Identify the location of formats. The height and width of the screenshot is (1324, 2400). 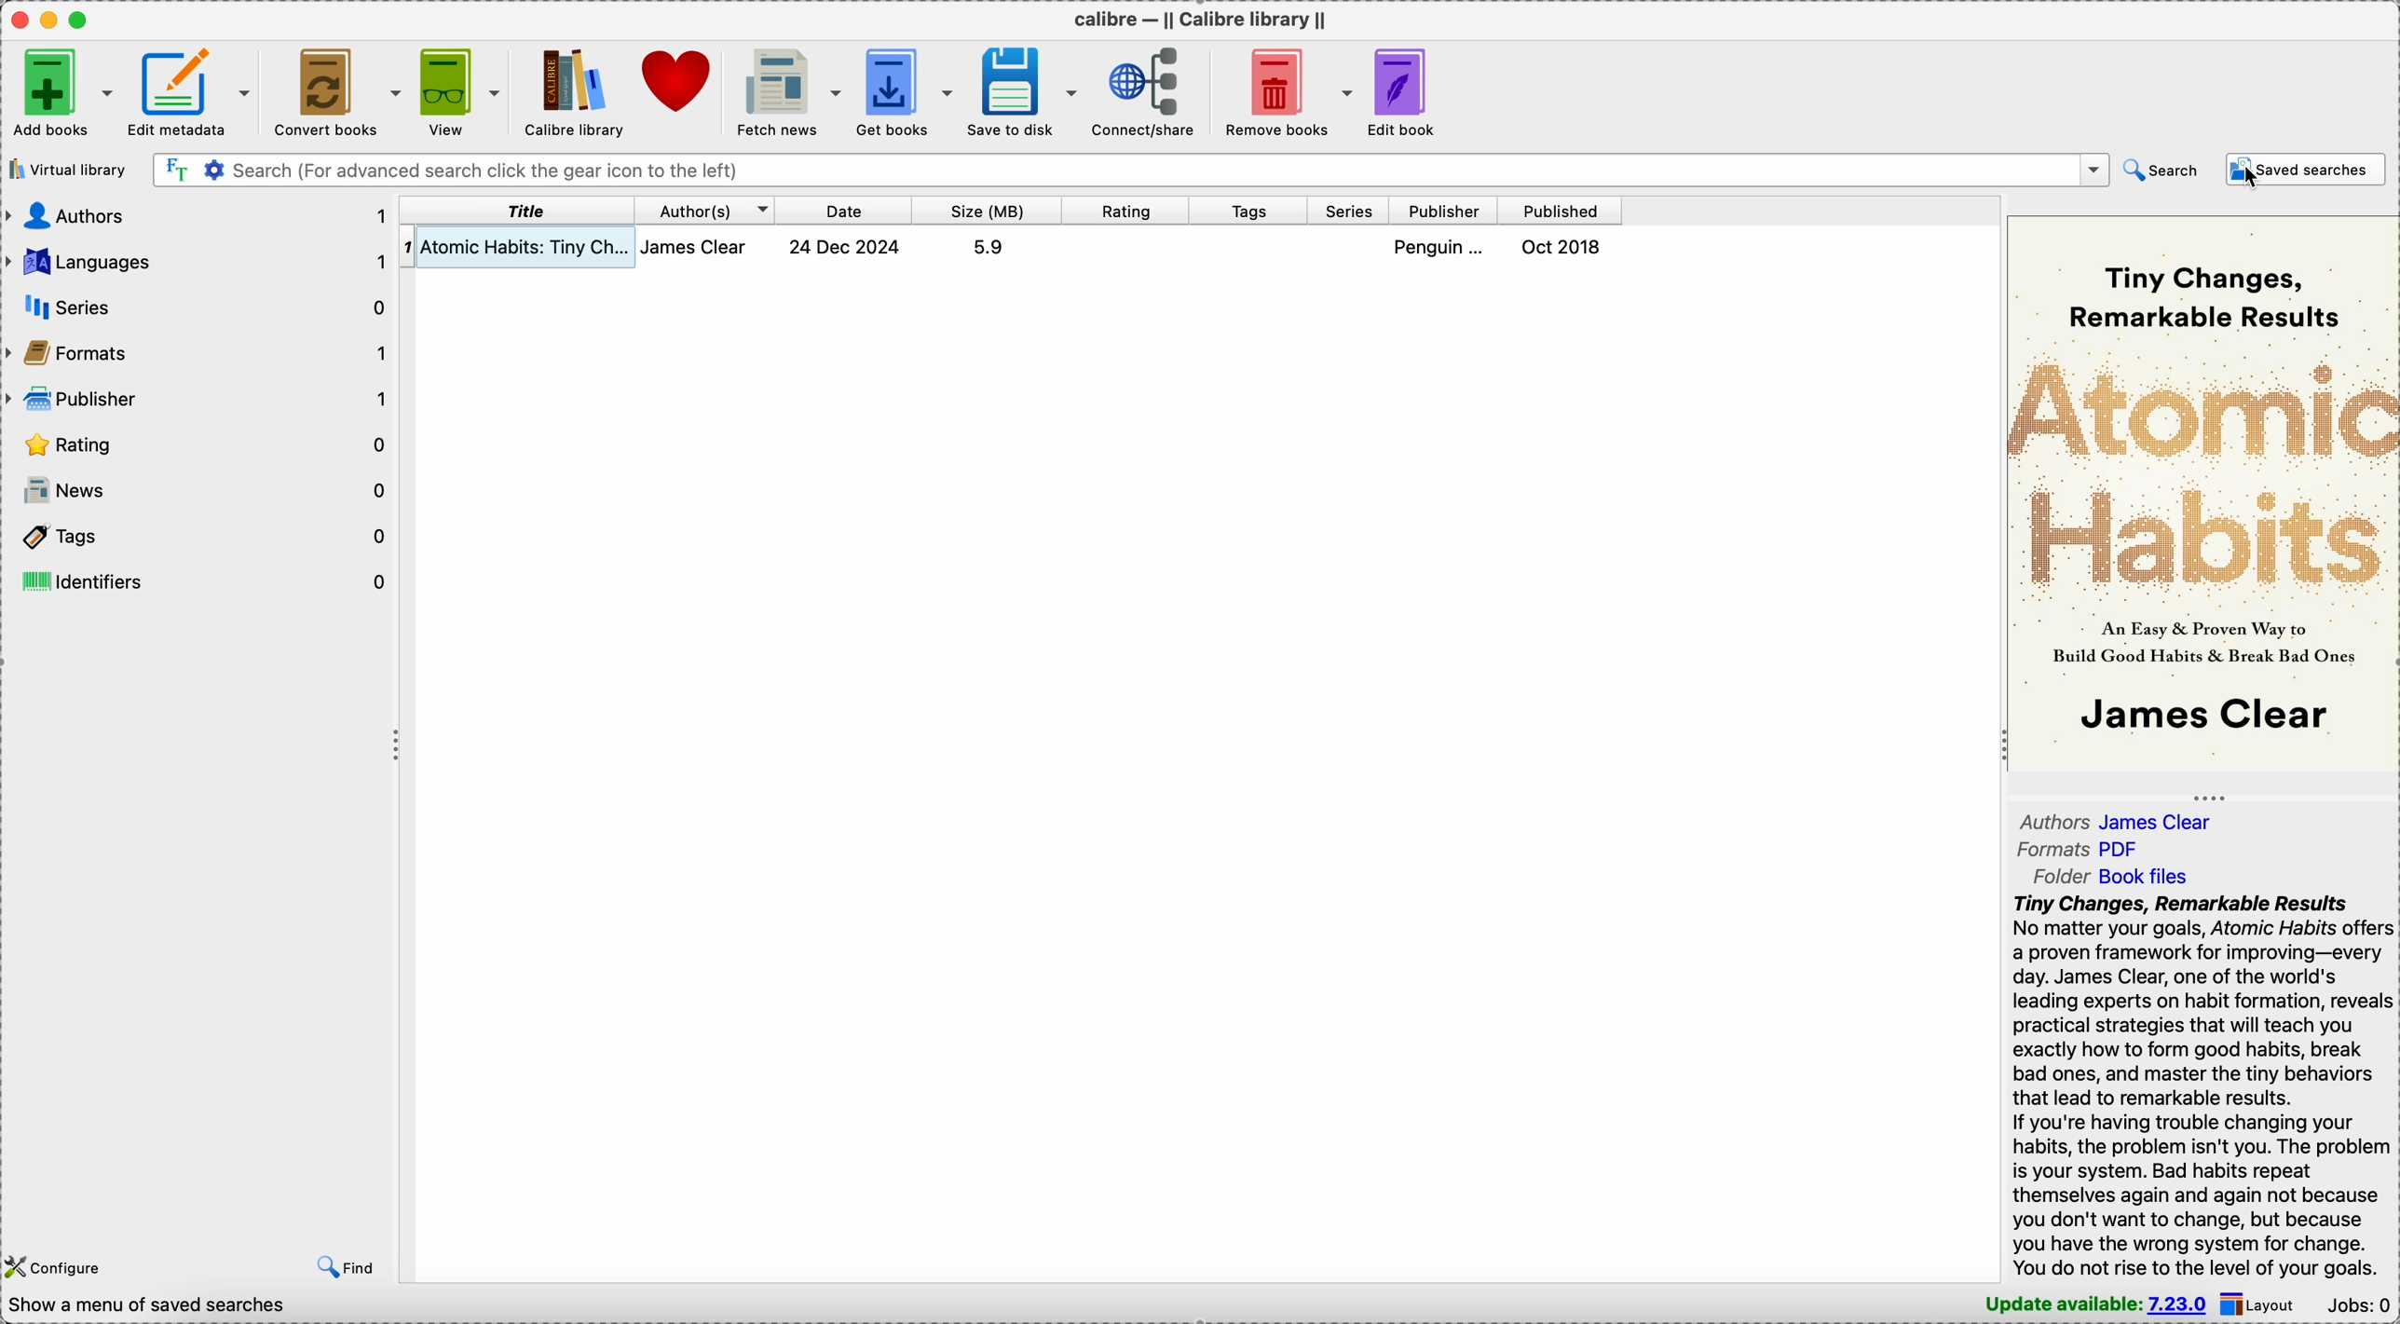
(201, 356).